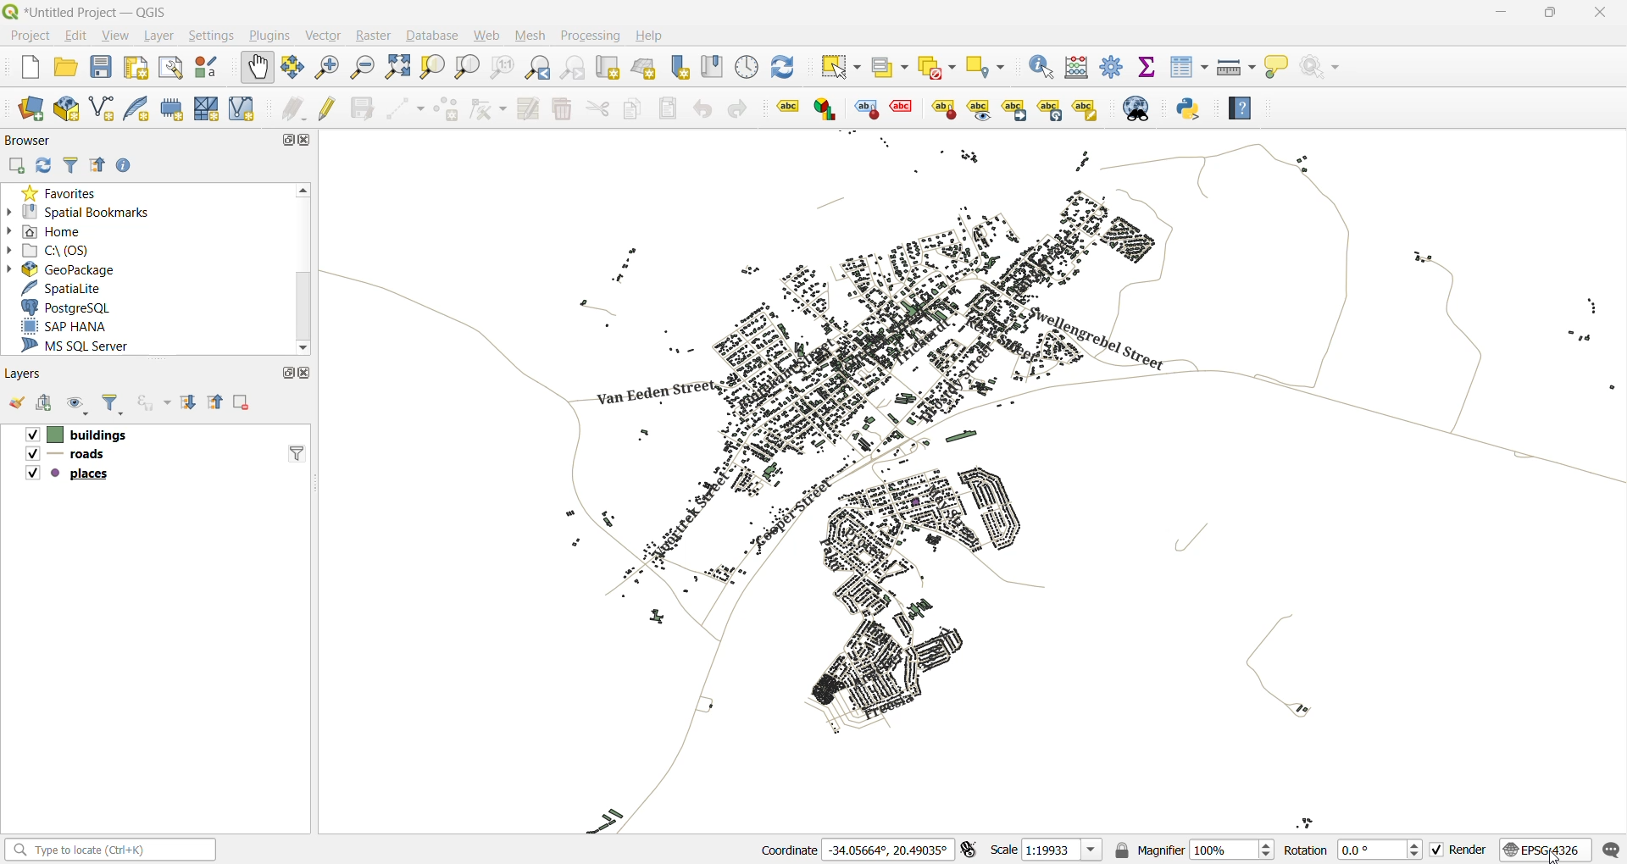 This screenshot has height=864, width=1627. What do you see at coordinates (22, 374) in the screenshot?
I see `layers` at bounding box center [22, 374].